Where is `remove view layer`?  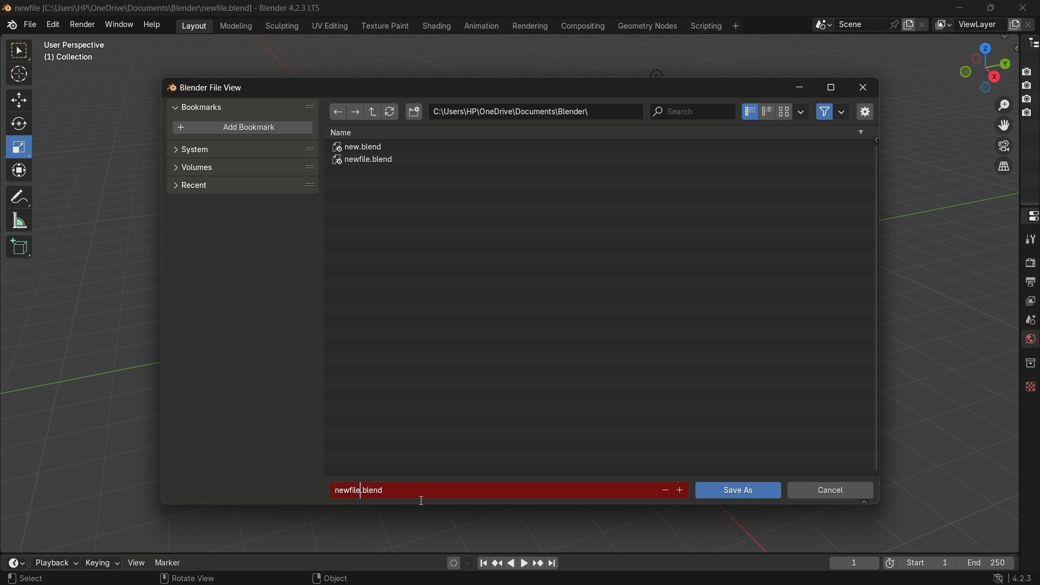 remove view layer is located at coordinates (1031, 24).